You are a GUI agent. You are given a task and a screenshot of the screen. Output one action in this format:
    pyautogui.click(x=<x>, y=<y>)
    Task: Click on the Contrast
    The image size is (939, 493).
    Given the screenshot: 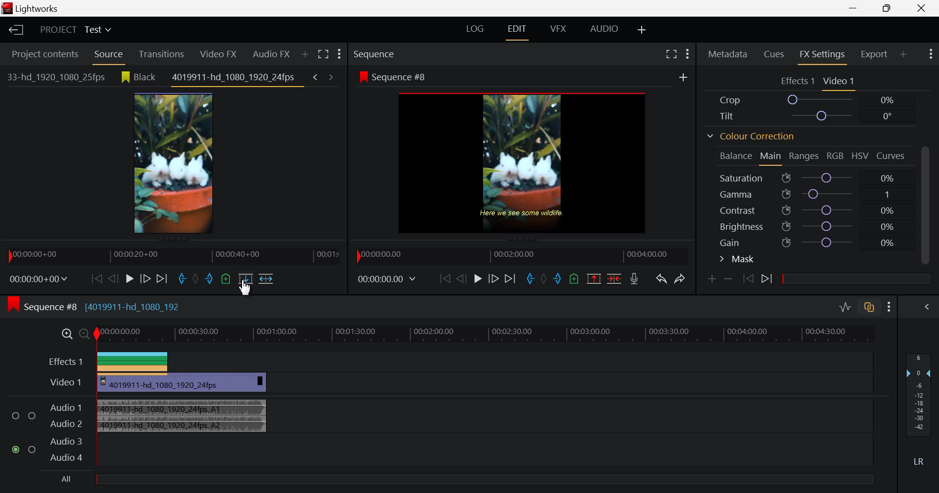 What is the action you would take?
    pyautogui.click(x=812, y=209)
    